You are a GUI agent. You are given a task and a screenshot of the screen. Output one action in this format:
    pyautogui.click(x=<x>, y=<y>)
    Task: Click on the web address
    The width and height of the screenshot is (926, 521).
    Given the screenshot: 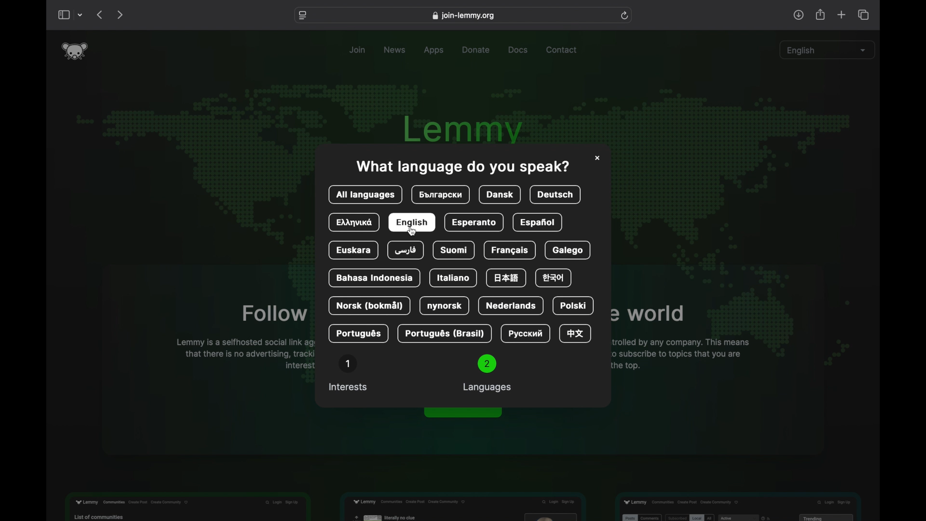 What is the action you would take?
    pyautogui.click(x=463, y=15)
    